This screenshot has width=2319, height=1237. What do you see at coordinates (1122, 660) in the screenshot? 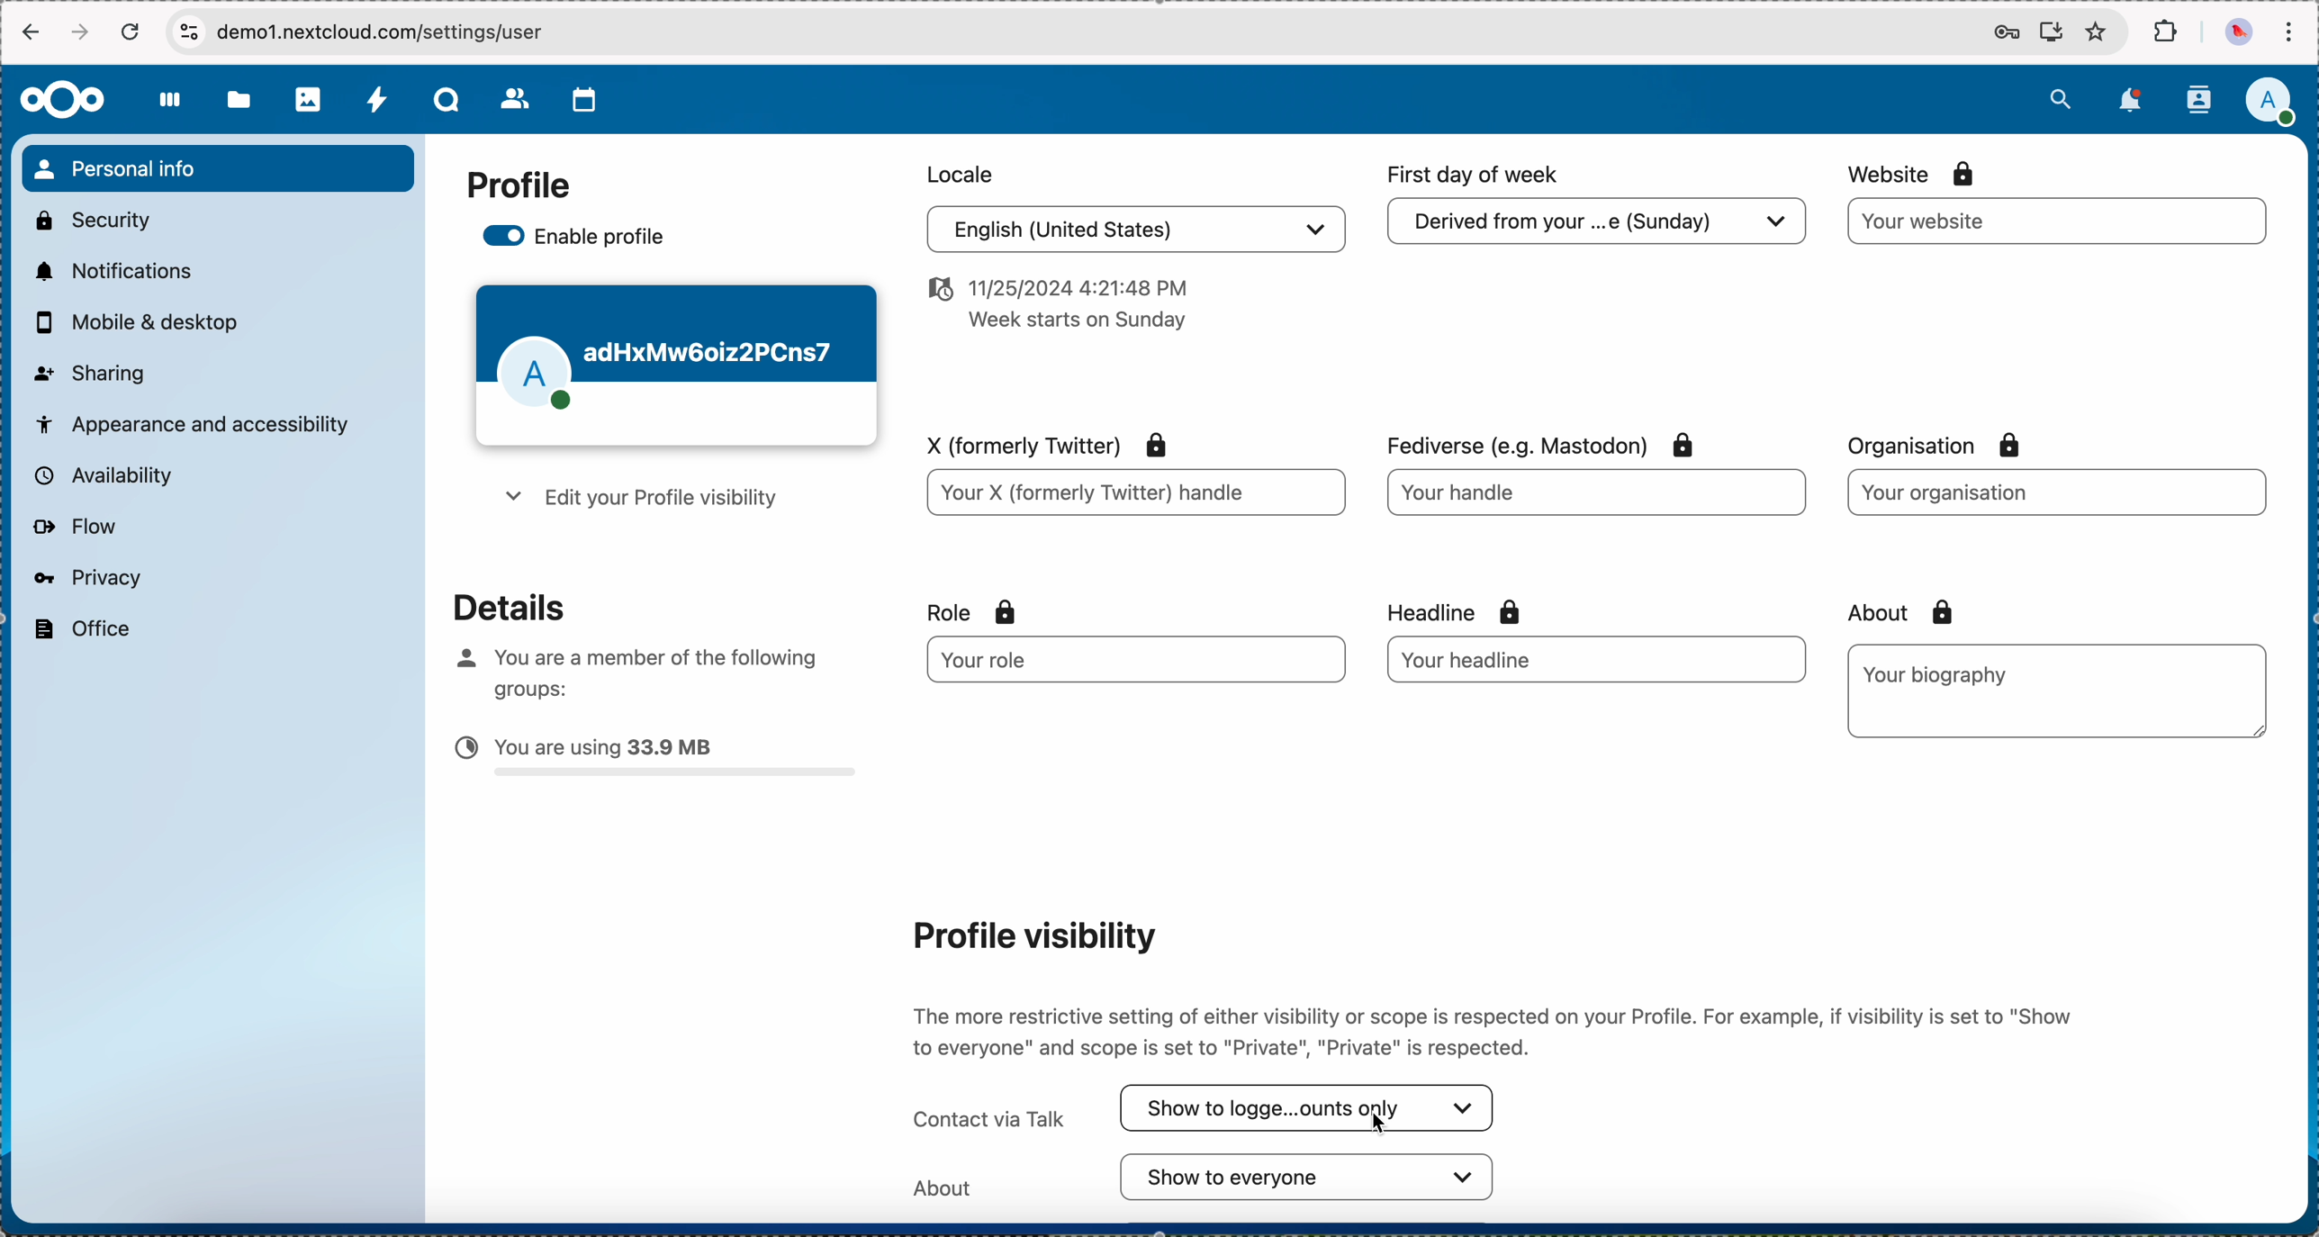
I see `your role` at bounding box center [1122, 660].